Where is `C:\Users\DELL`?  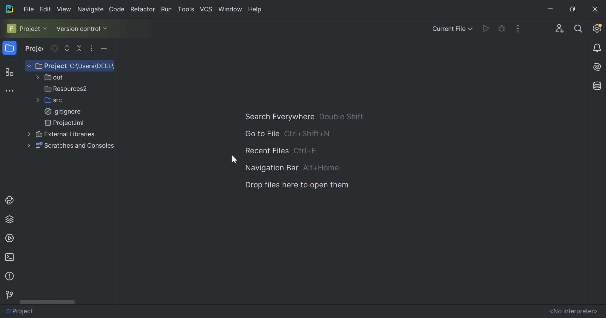
C:\Users\DELL is located at coordinates (92, 66).